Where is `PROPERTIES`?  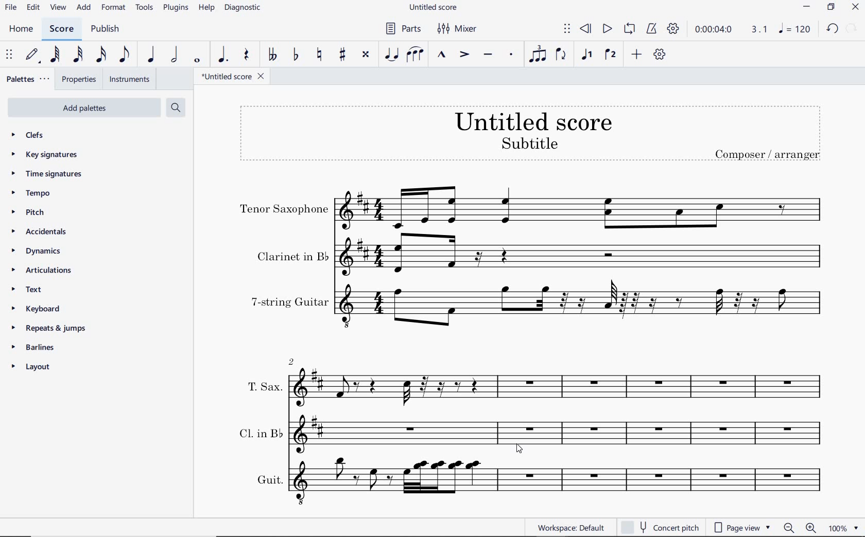
PROPERTIES is located at coordinates (79, 79).